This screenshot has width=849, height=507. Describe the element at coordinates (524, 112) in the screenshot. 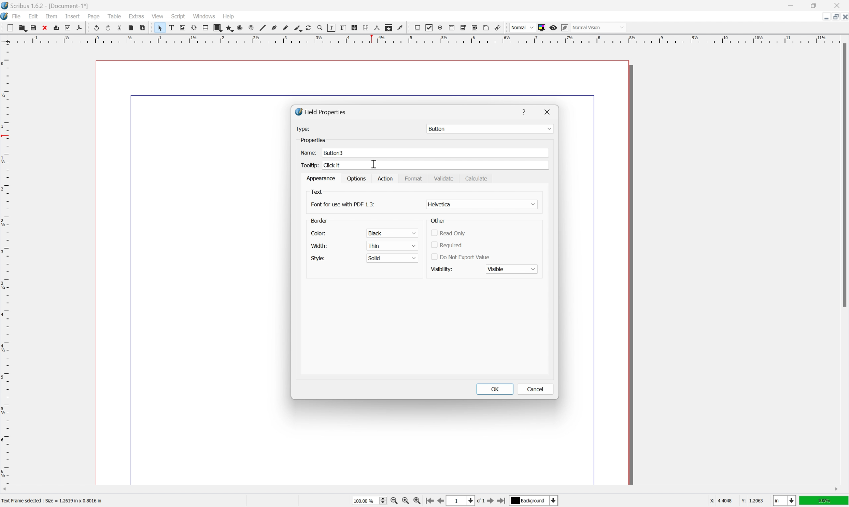

I see `Help` at that location.